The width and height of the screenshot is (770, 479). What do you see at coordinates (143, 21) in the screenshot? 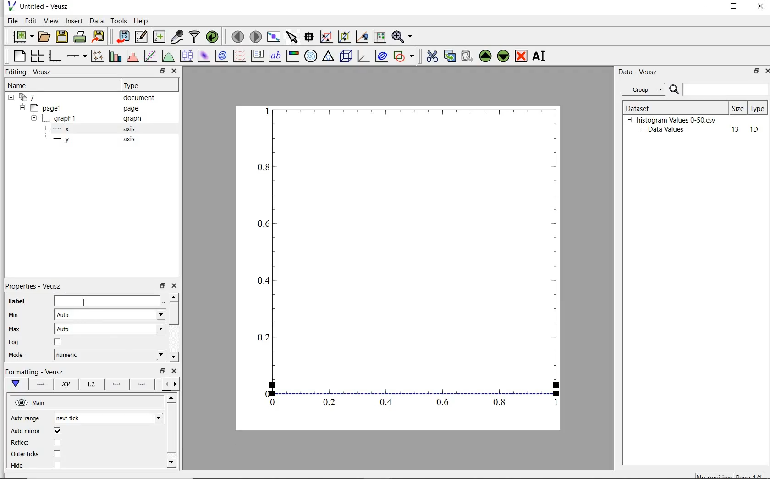
I see `help` at bounding box center [143, 21].